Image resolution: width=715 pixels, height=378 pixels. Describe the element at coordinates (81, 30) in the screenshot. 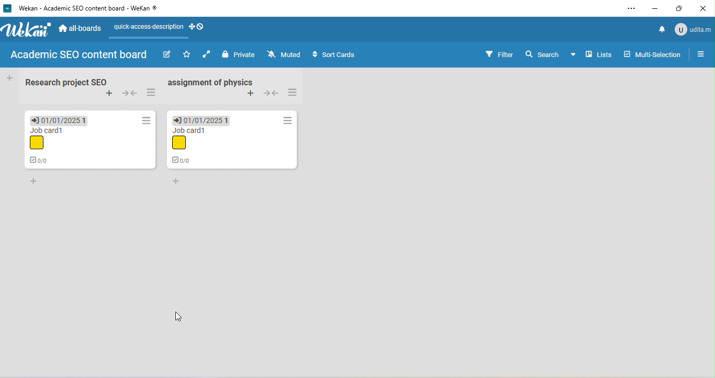

I see `all boards` at that location.